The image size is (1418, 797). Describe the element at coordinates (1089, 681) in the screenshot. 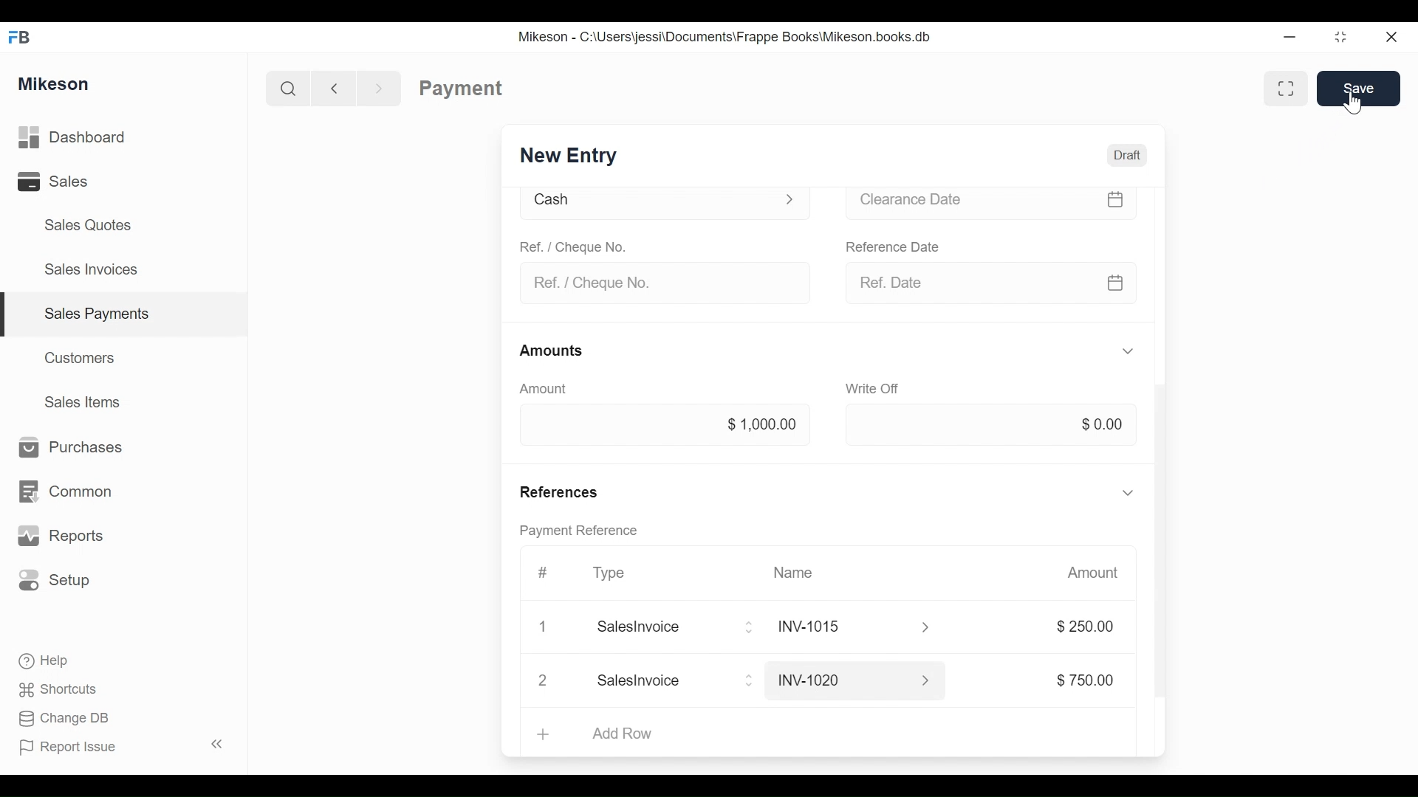

I see `$750.00` at that location.